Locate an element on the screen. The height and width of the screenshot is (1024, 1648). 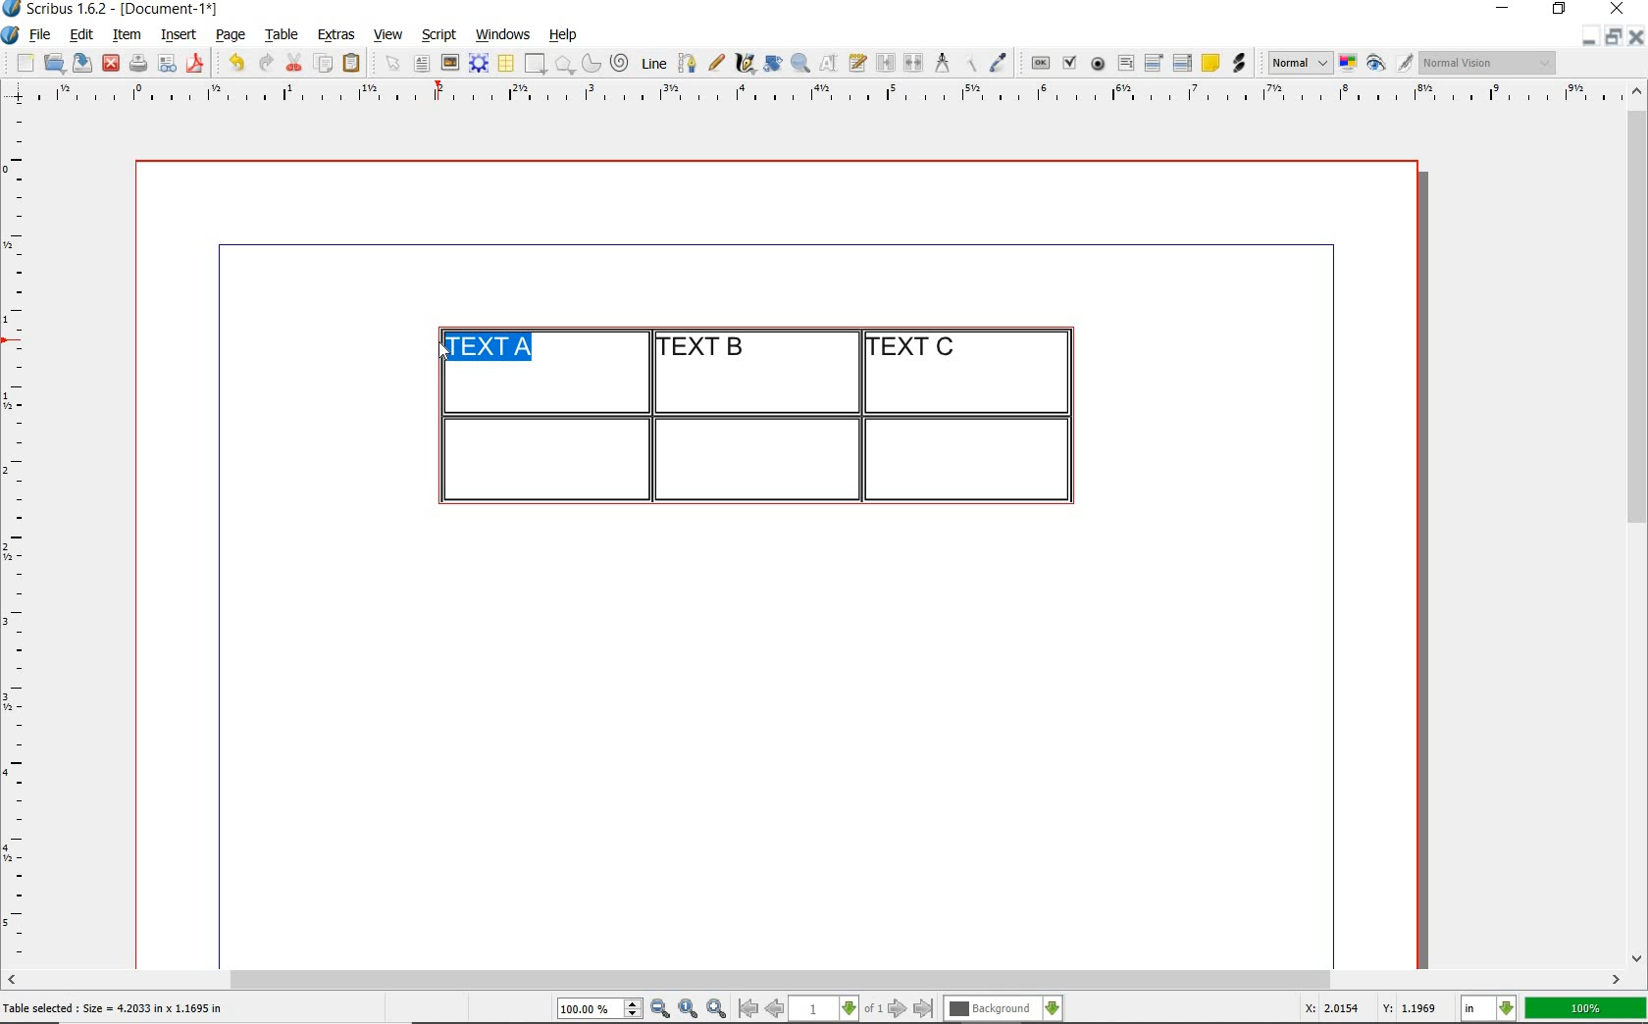
pdf radio button is located at coordinates (1098, 66).